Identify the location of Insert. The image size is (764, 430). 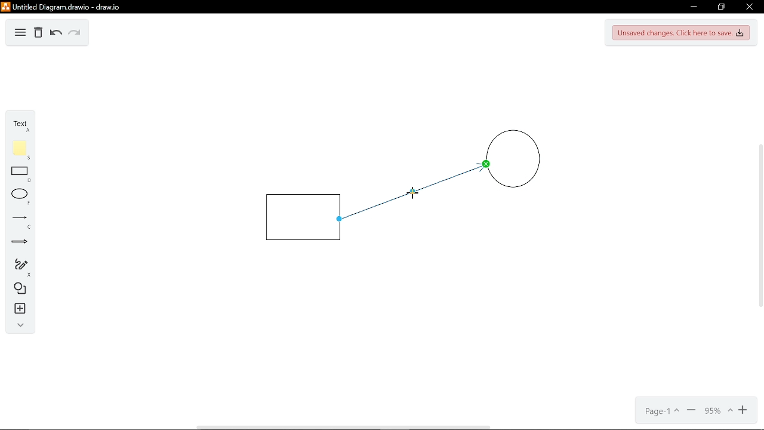
(17, 309).